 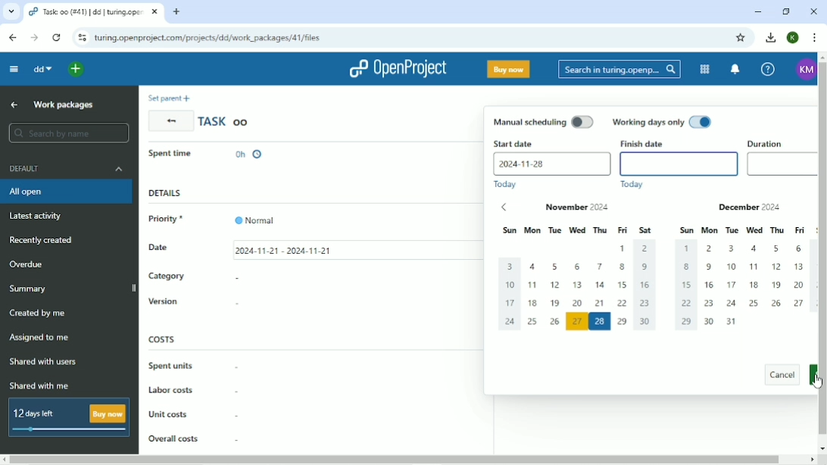 What do you see at coordinates (178, 157) in the screenshot?
I see `In progress` at bounding box center [178, 157].